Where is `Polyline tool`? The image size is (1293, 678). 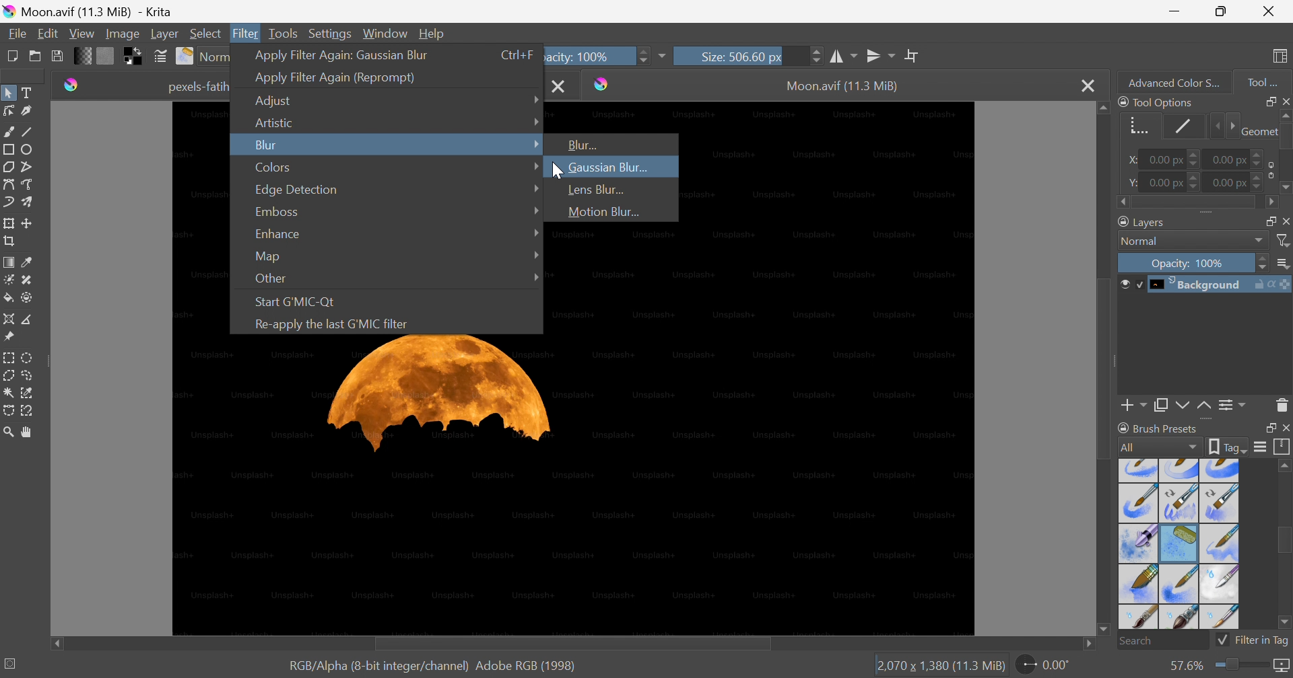 Polyline tool is located at coordinates (29, 167).